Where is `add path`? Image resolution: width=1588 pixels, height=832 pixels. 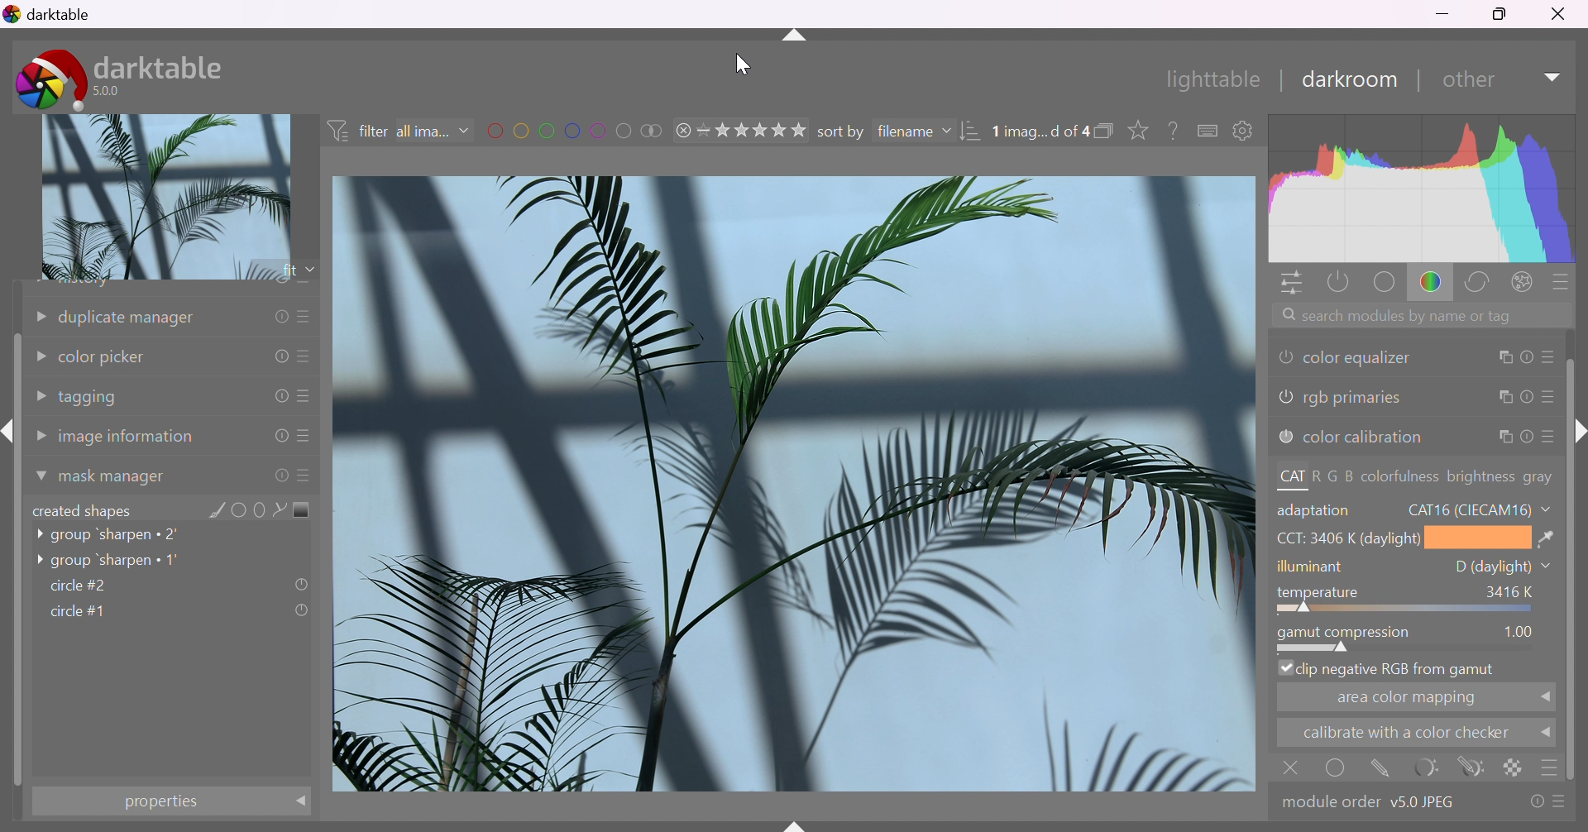
add path is located at coordinates (280, 509).